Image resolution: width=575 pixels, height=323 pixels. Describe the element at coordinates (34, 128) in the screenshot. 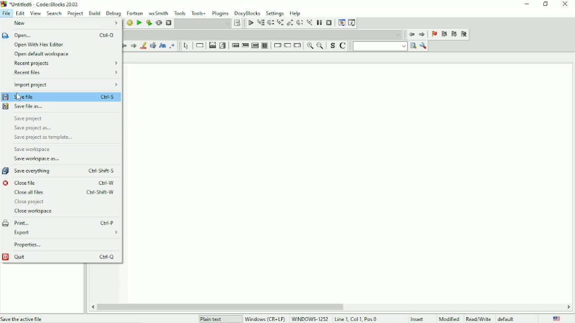

I see `Save project as` at that location.